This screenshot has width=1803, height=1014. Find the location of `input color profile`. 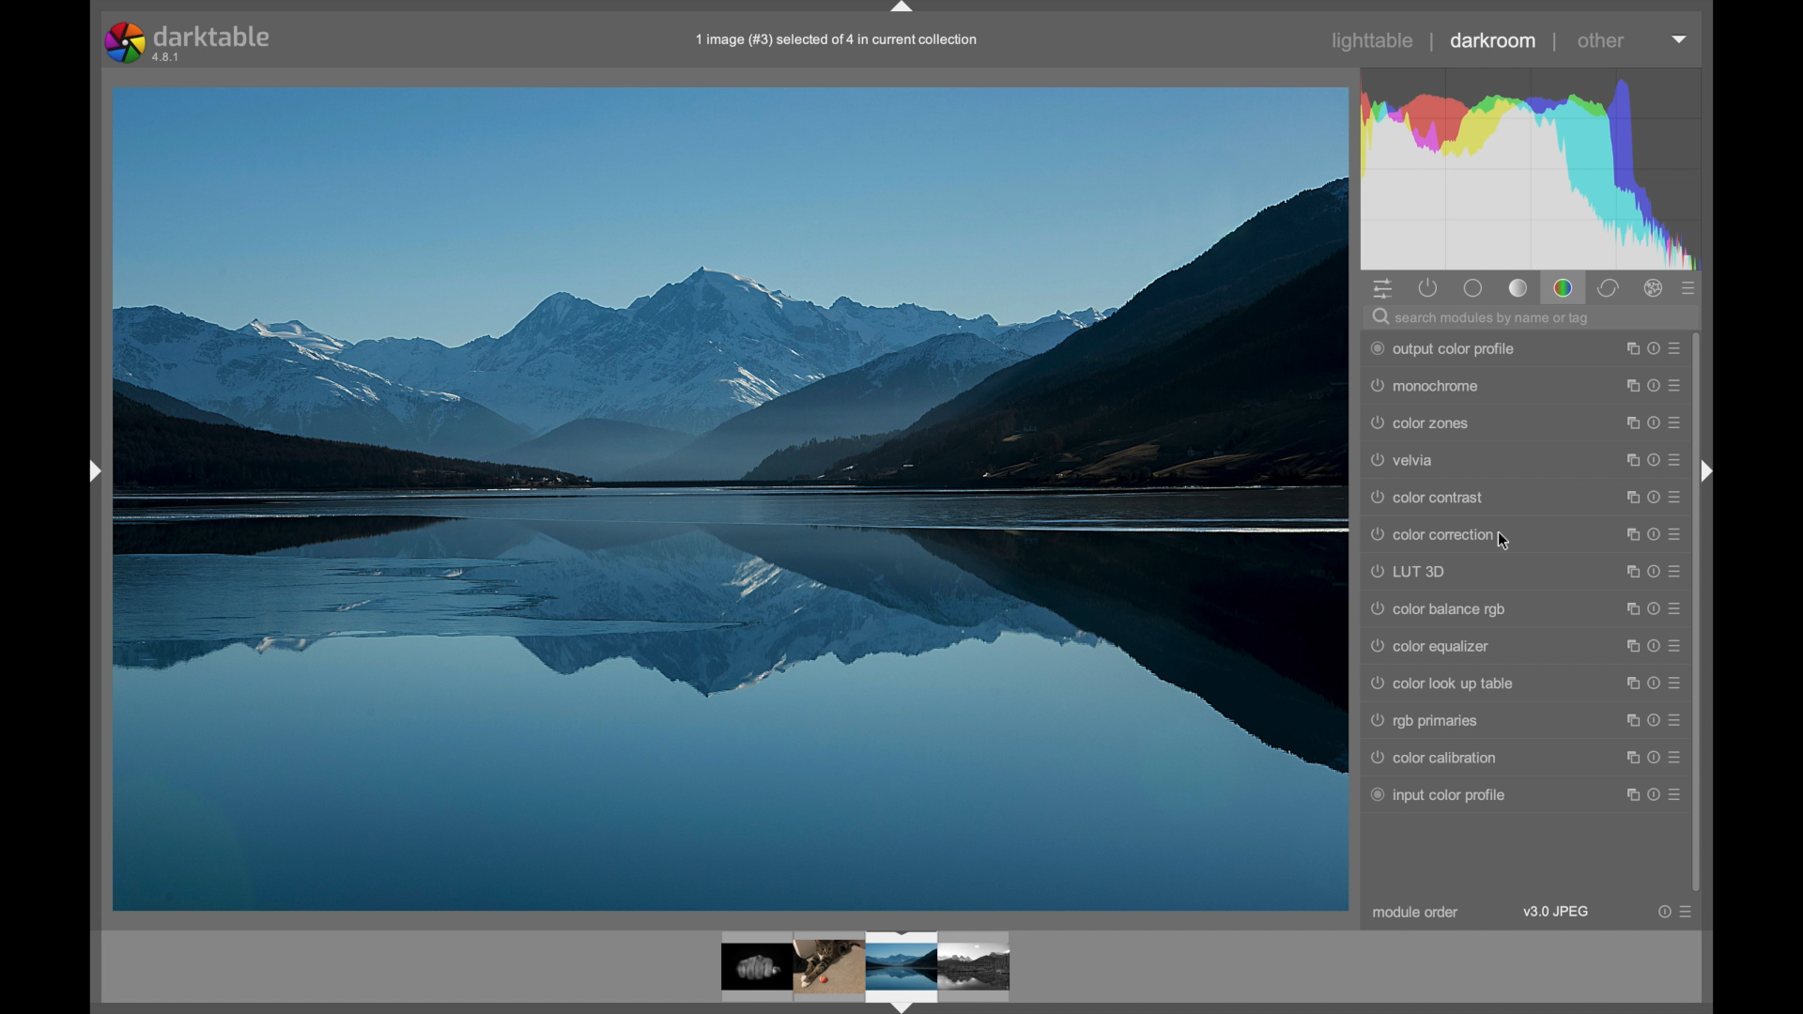

input color profile is located at coordinates (1438, 796).